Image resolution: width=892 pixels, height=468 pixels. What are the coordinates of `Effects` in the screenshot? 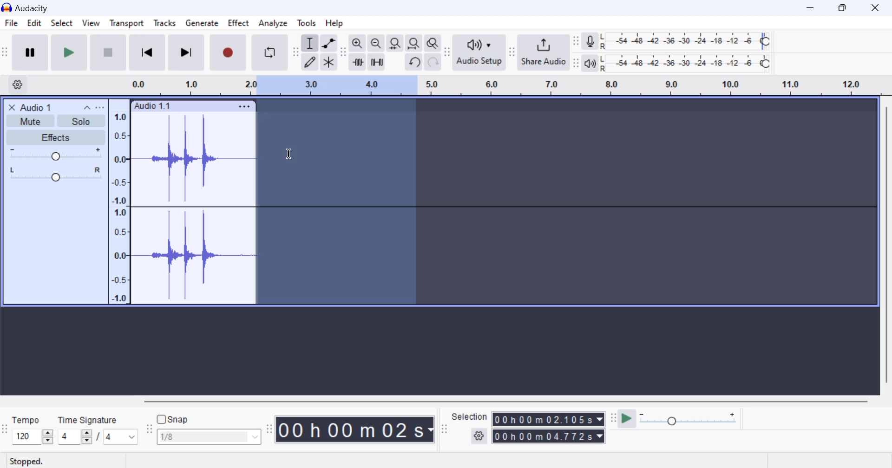 It's located at (55, 137).